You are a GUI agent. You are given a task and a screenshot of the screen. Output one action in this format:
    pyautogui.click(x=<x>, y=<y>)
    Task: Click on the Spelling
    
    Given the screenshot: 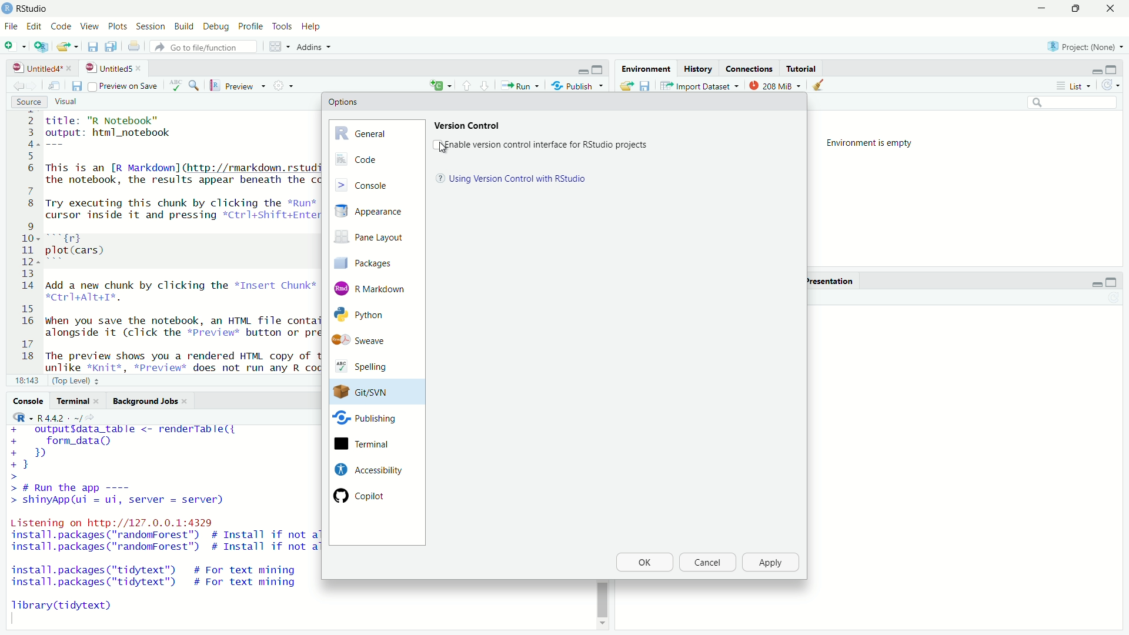 What is the action you would take?
    pyautogui.click(x=369, y=367)
    